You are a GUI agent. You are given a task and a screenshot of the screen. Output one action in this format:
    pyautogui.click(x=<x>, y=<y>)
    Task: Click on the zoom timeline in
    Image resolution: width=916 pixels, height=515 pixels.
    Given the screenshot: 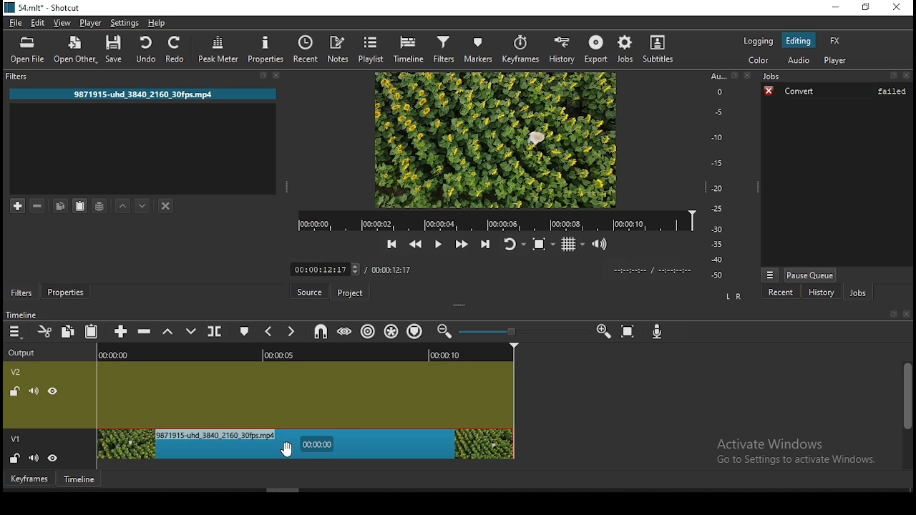 What is the action you would take?
    pyautogui.click(x=444, y=333)
    